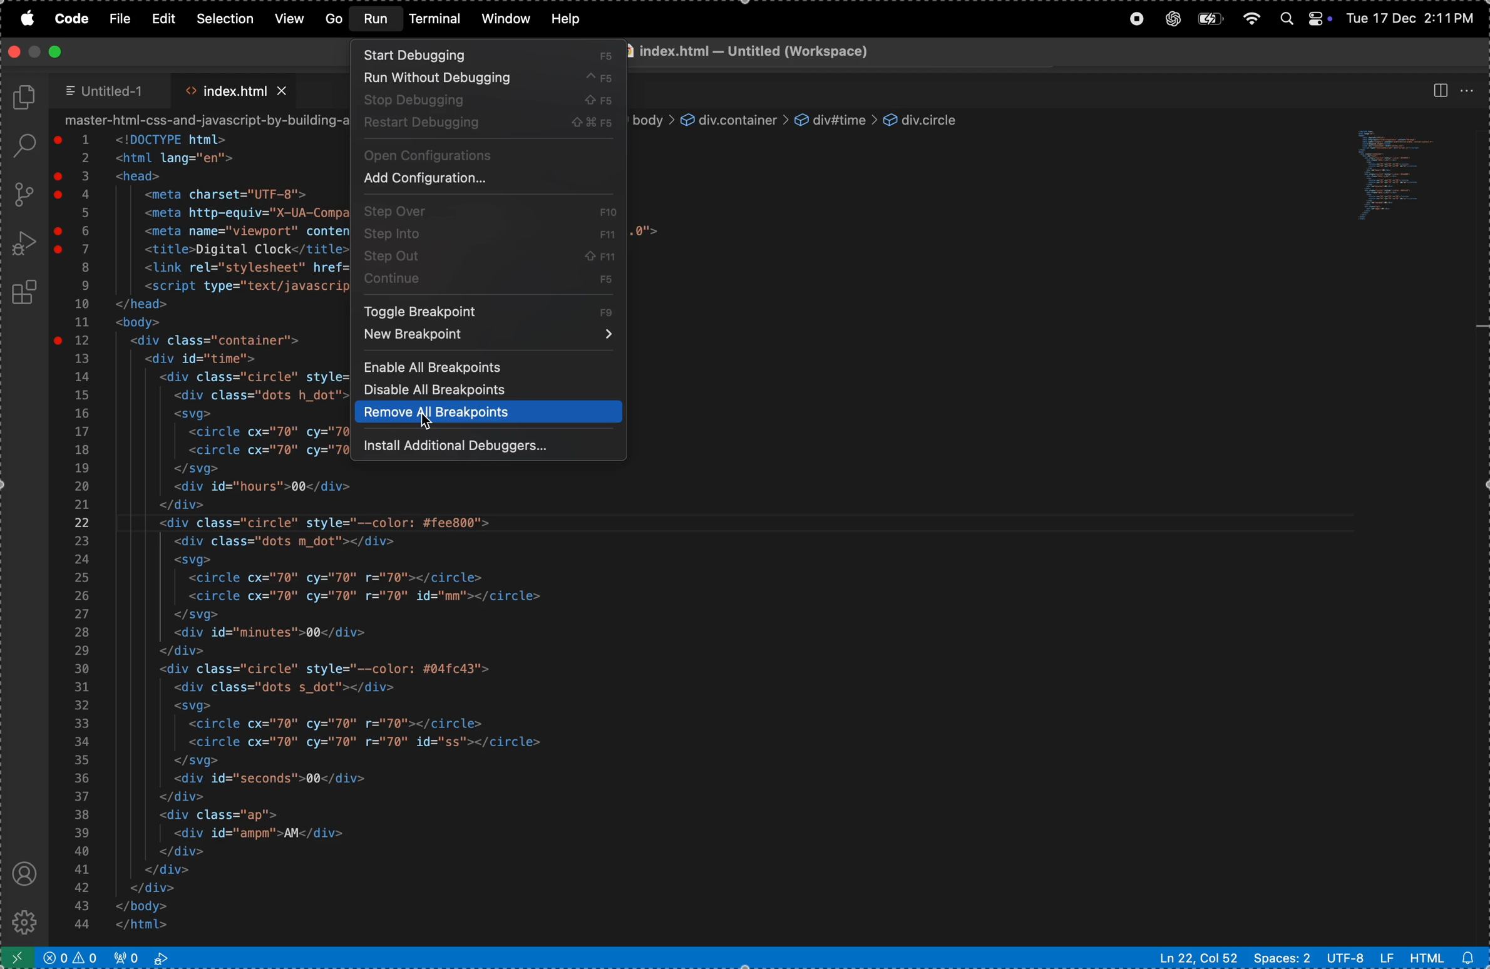  I want to click on apple widgets, so click(1300, 16).